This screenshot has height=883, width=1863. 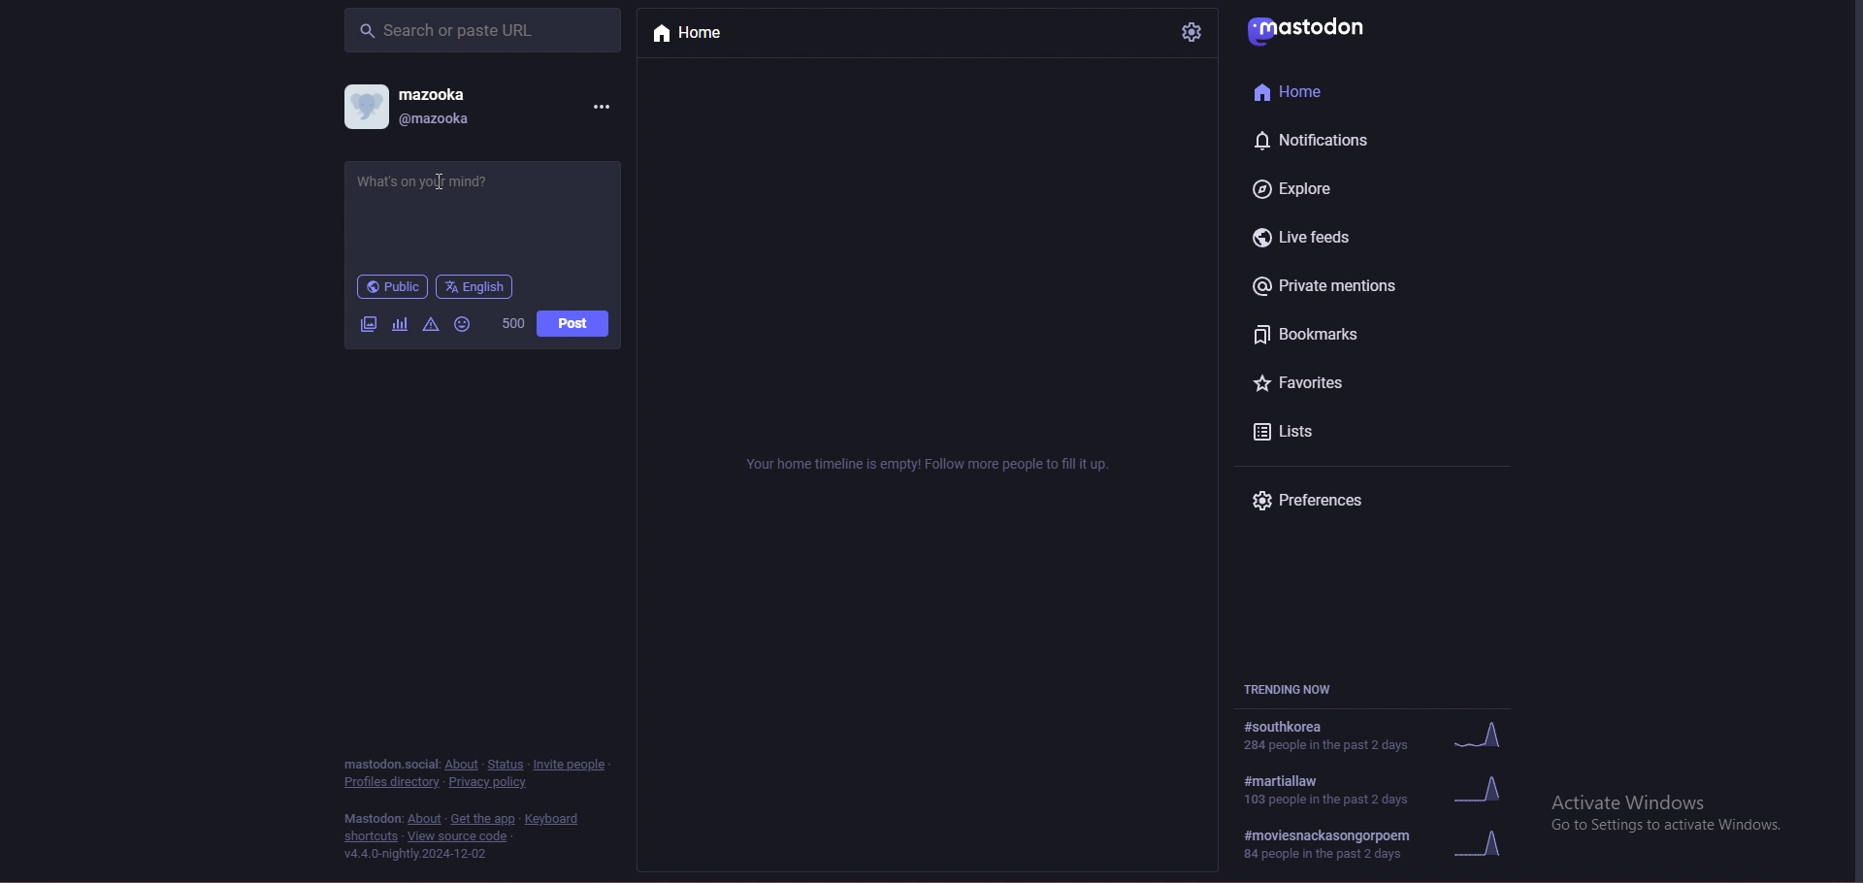 I want to click on version, so click(x=420, y=853).